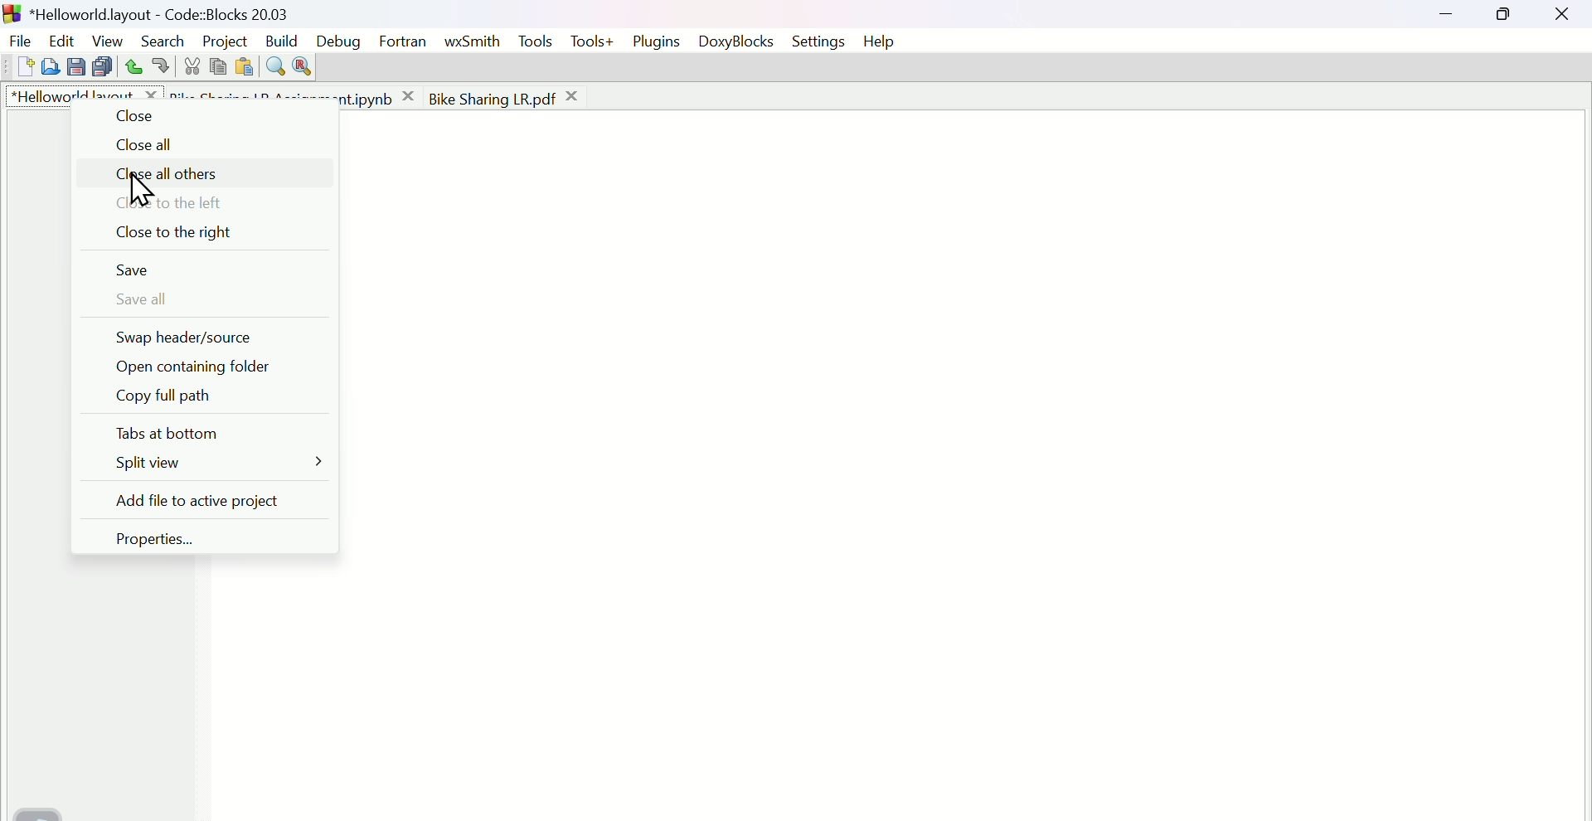  What do you see at coordinates (192, 66) in the screenshot?
I see `cut` at bounding box center [192, 66].